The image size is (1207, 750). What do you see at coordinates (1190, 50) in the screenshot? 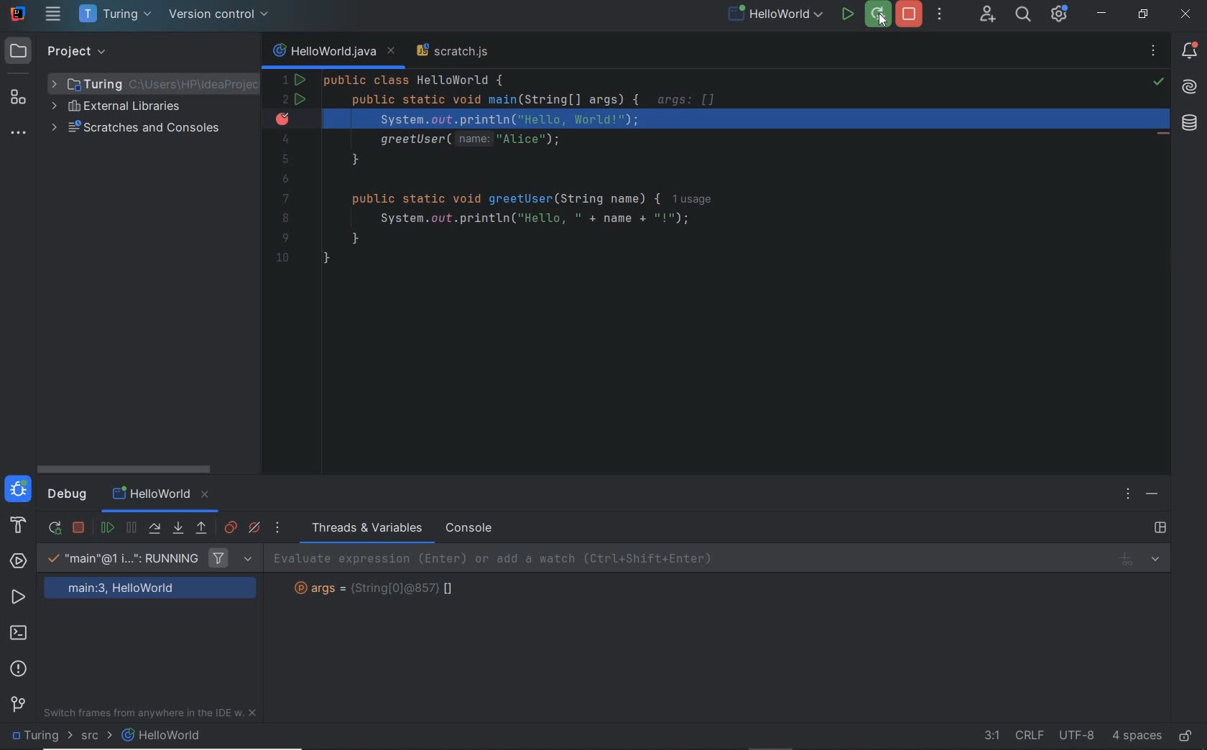
I see `notifications` at bounding box center [1190, 50].